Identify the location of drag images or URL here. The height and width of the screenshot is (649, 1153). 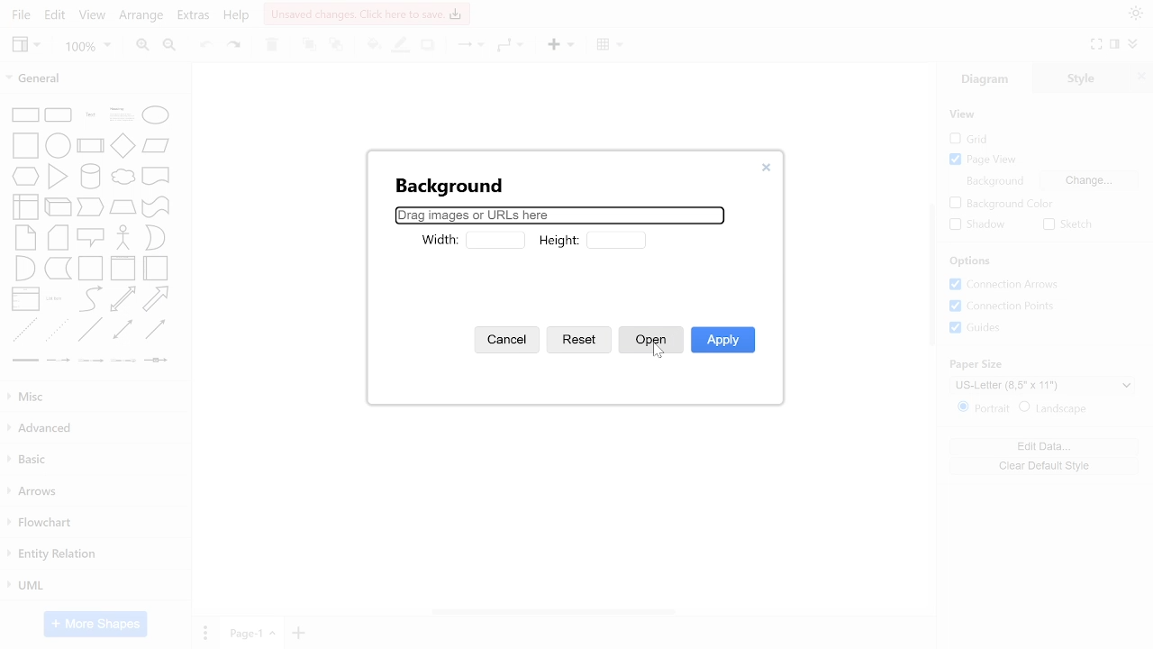
(559, 215).